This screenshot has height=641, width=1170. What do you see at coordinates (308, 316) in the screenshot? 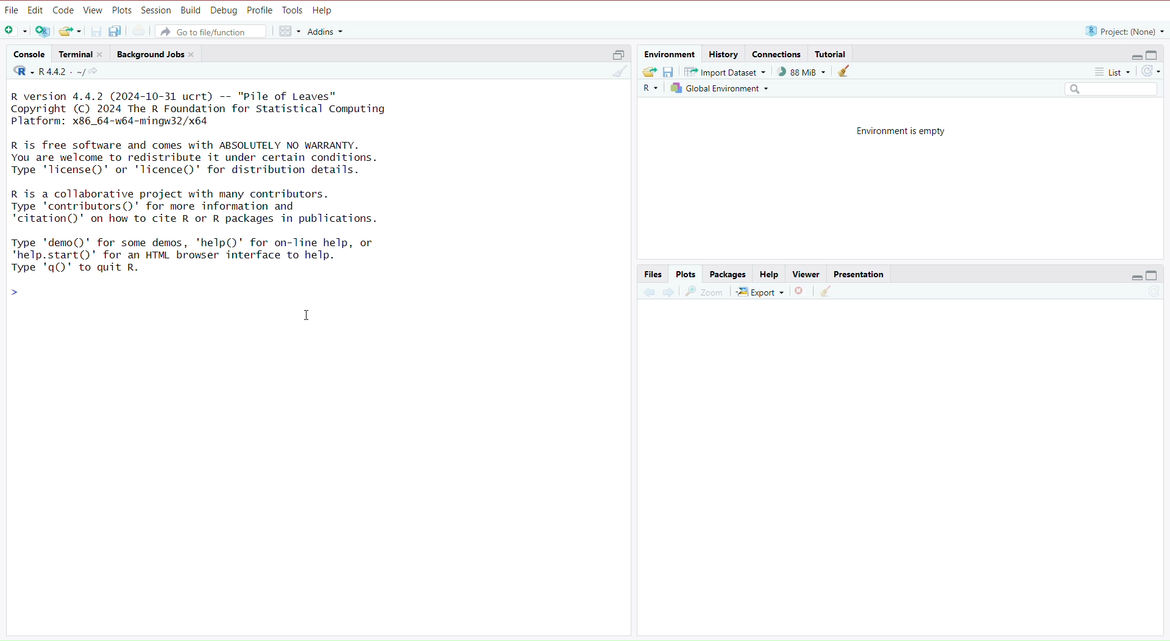
I see `cursor` at bounding box center [308, 316].